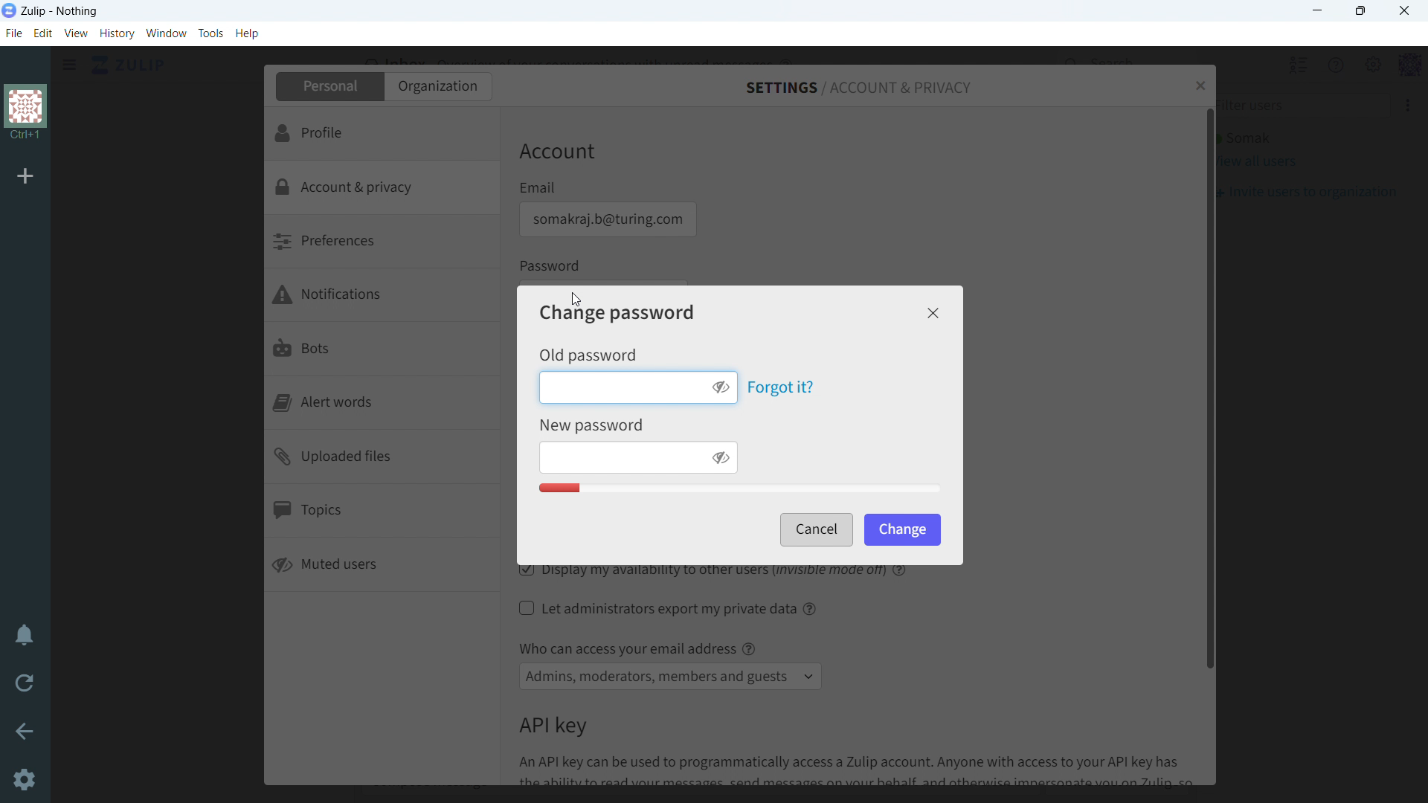  What do you see at coordinates (588, 355) in the screenshot?
I see `Old password` at bounding box center [588, 355].